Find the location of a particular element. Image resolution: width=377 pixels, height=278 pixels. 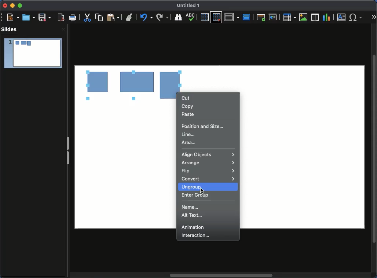

Alt text is located at coordinates (193, 216).